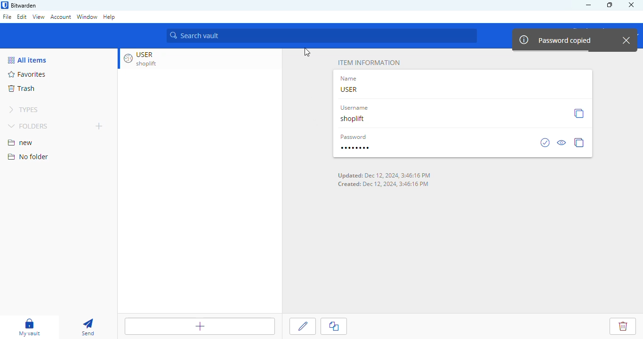 Image resolution: width=643 pixels, height=339 pixels. Describe the element at coordinates (24, 5) in the screenshot. I see `bitwarden` at that location.